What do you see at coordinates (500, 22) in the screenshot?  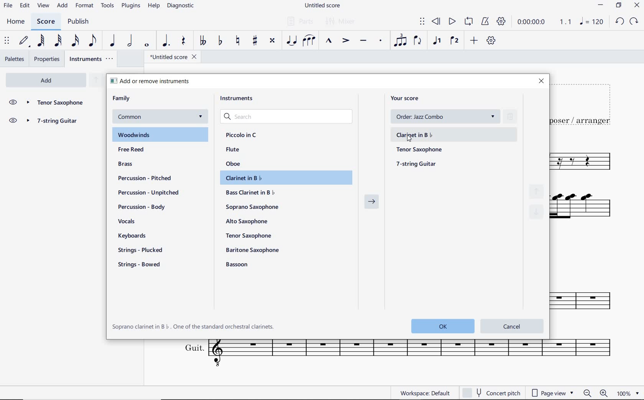 I see `PLAYBACK SETTINGS` at bounding box center [500, 22].